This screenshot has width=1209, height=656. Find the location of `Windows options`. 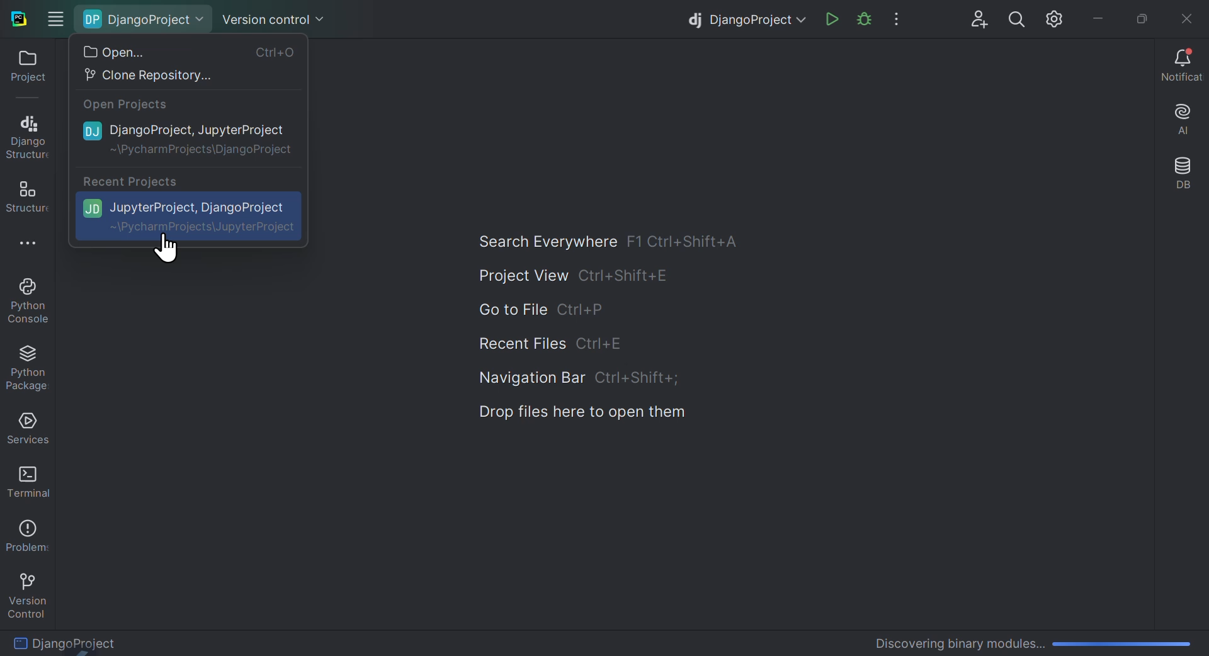

Windows options is located at coordinates (54, 16).